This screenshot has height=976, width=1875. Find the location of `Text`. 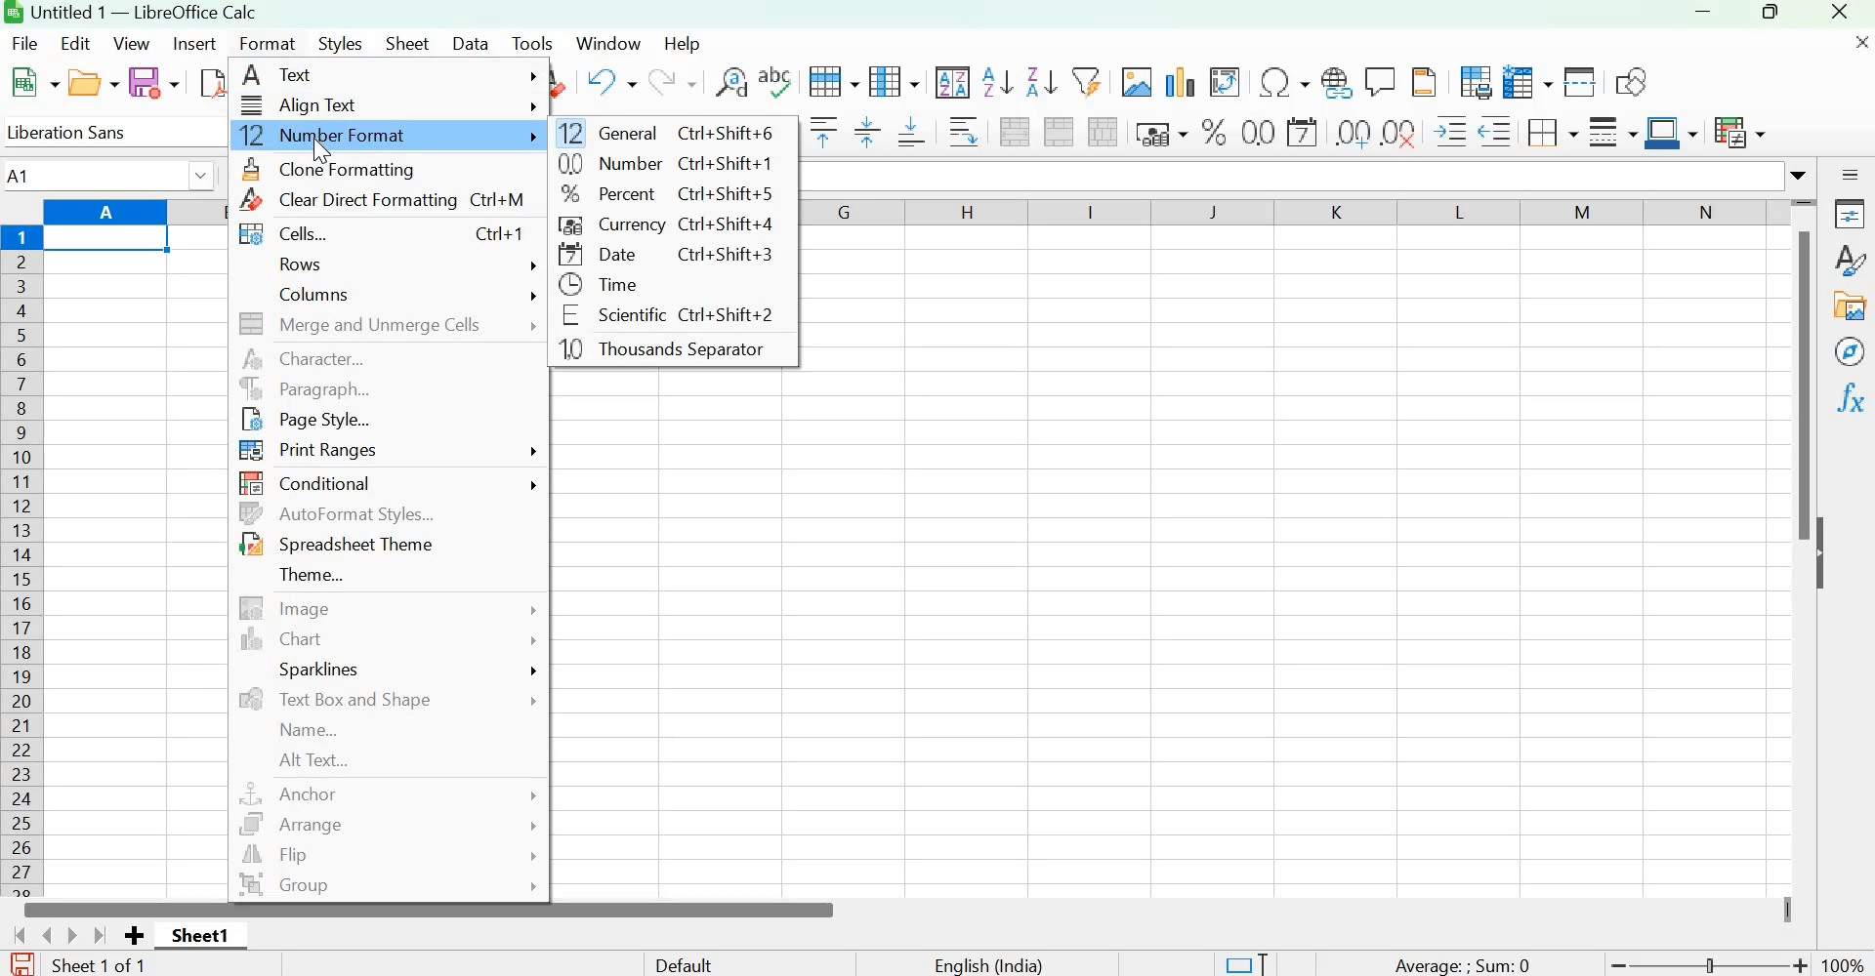

Text is located at coordinates (280, 76).